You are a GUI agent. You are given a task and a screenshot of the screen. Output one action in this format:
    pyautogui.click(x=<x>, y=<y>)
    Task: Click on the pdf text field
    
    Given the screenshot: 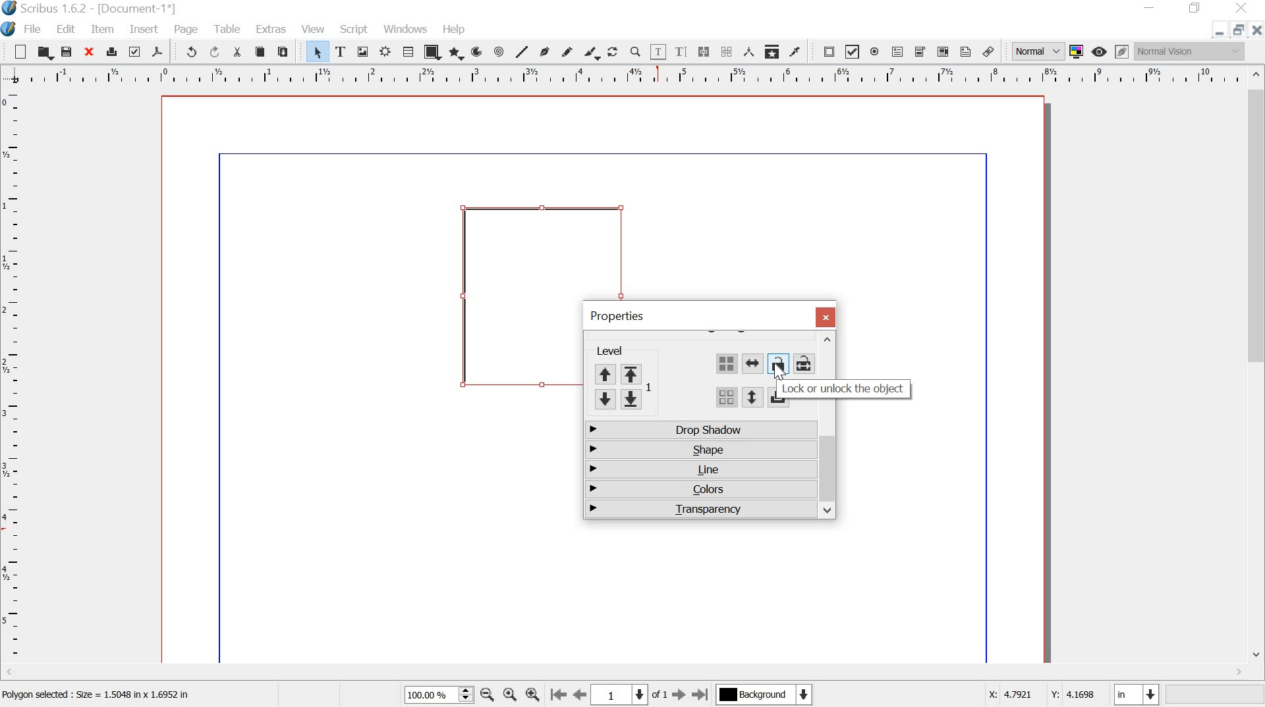 What is the action you would take?
    pyautogui.click(x=899, y=51)
    